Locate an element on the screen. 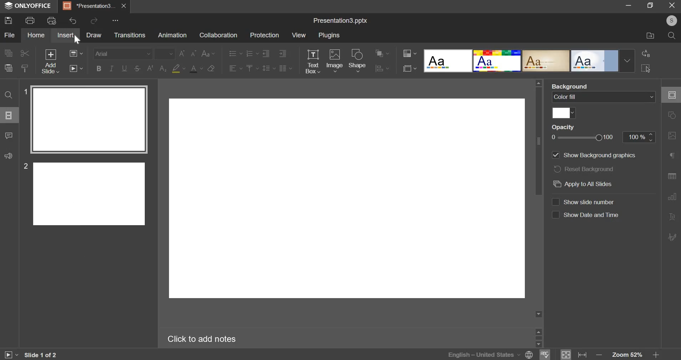  blank is located at coordinates (448, 60).